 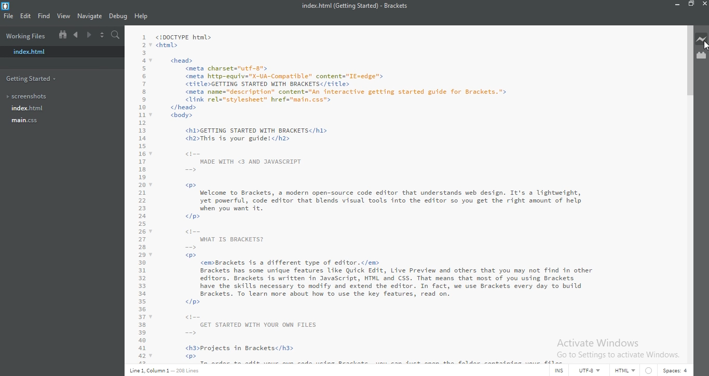 What do you see at coordinates (354, 5) in the screenshot?
I see `file name` at bounding box center [354, 5].